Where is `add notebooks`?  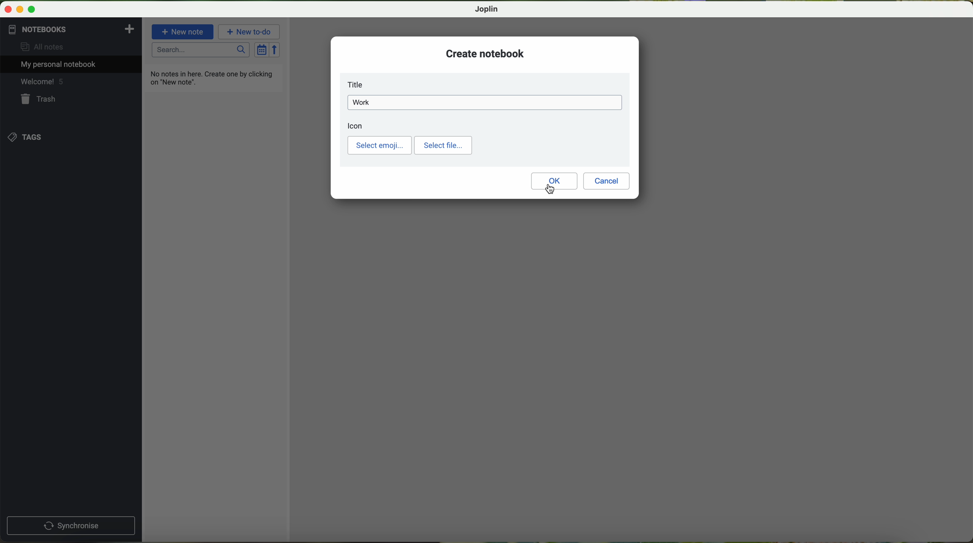
add notebooks is located at coordinates (128, 28).